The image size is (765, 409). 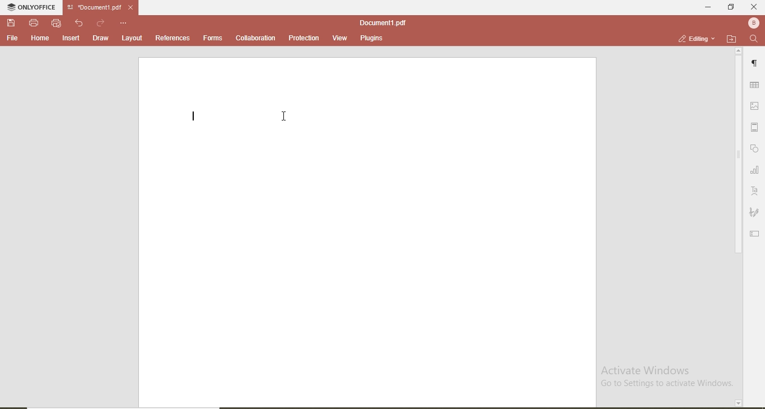 What do you see at coordinates (755, 213) in the screenshot?
I see `signature` at bounding box center [755, 213].